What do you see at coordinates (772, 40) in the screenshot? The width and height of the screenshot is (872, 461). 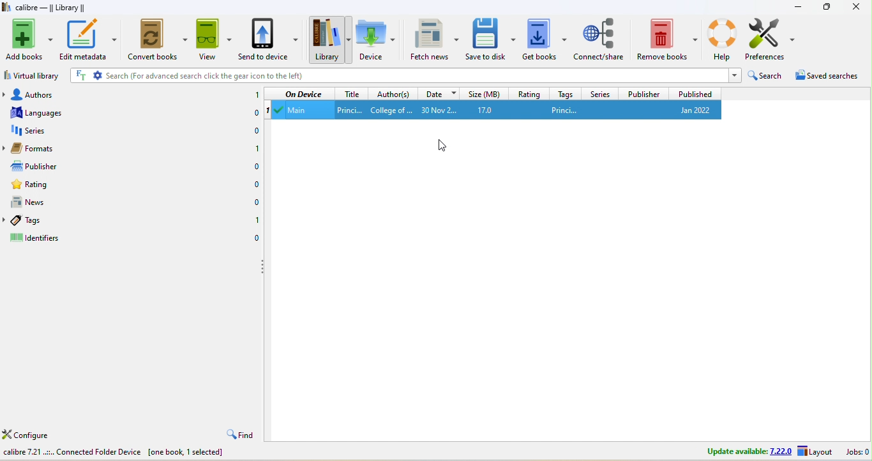 I see `preference` at bounding box center [772, 40].